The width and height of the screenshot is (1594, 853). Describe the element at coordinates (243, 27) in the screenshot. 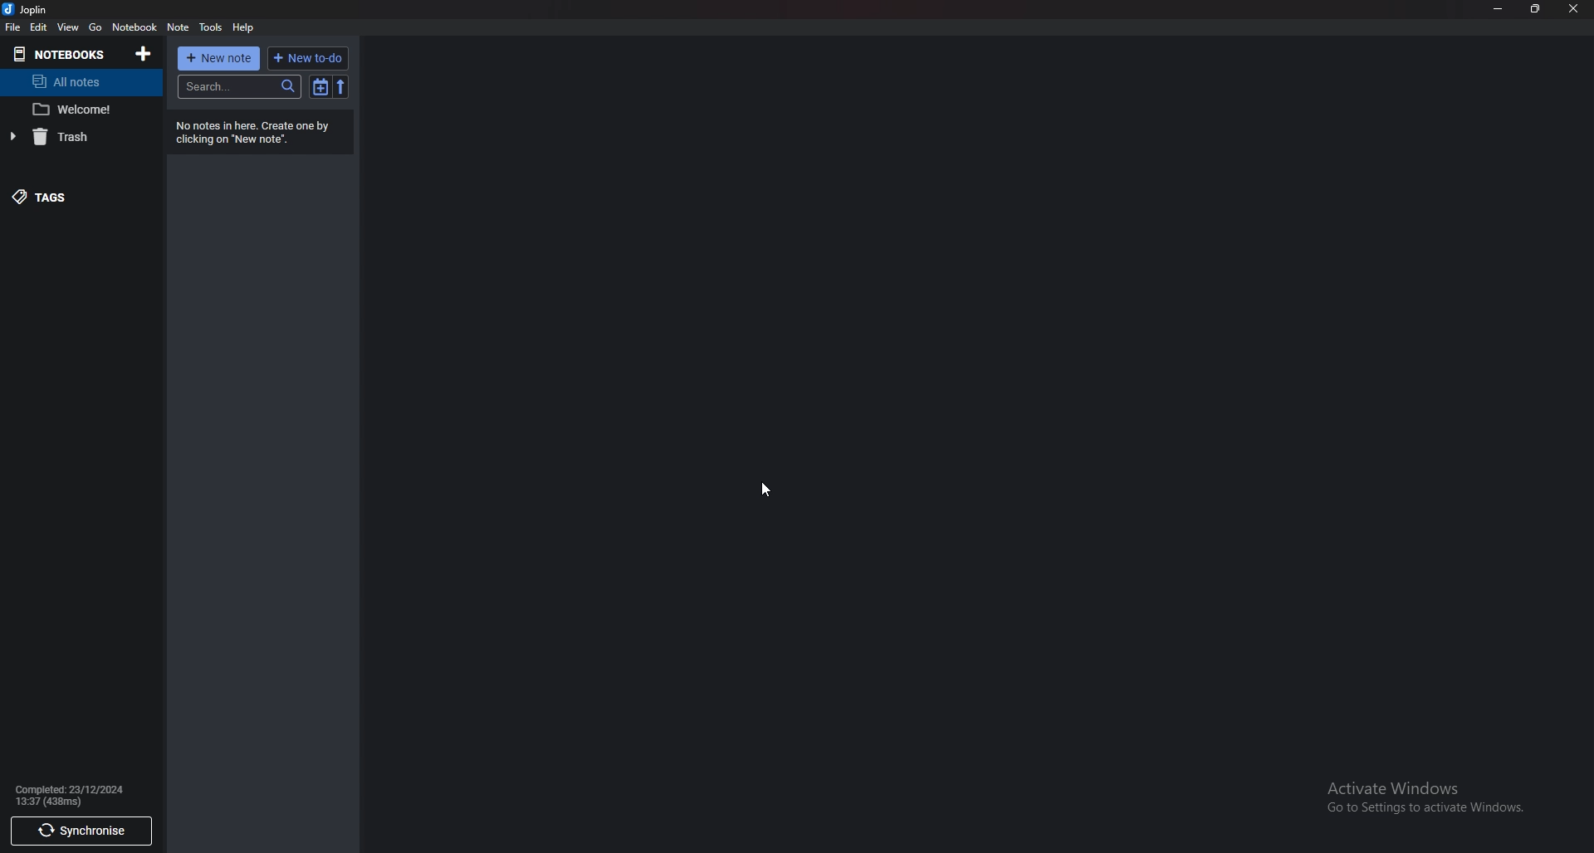

I see `help` at that location.